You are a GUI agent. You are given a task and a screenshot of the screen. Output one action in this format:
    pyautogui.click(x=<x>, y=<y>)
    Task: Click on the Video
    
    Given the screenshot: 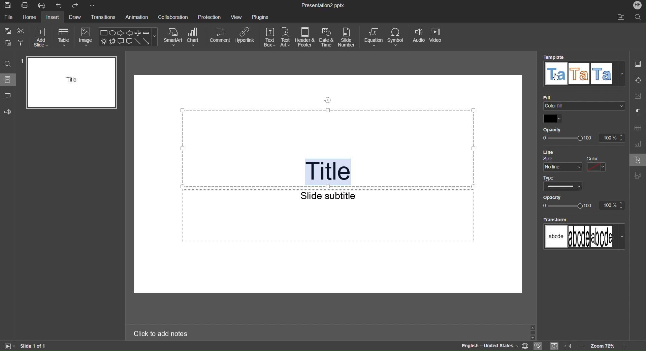 What is the action you would take?
    pyautogui.click(x=438, y=37)
    